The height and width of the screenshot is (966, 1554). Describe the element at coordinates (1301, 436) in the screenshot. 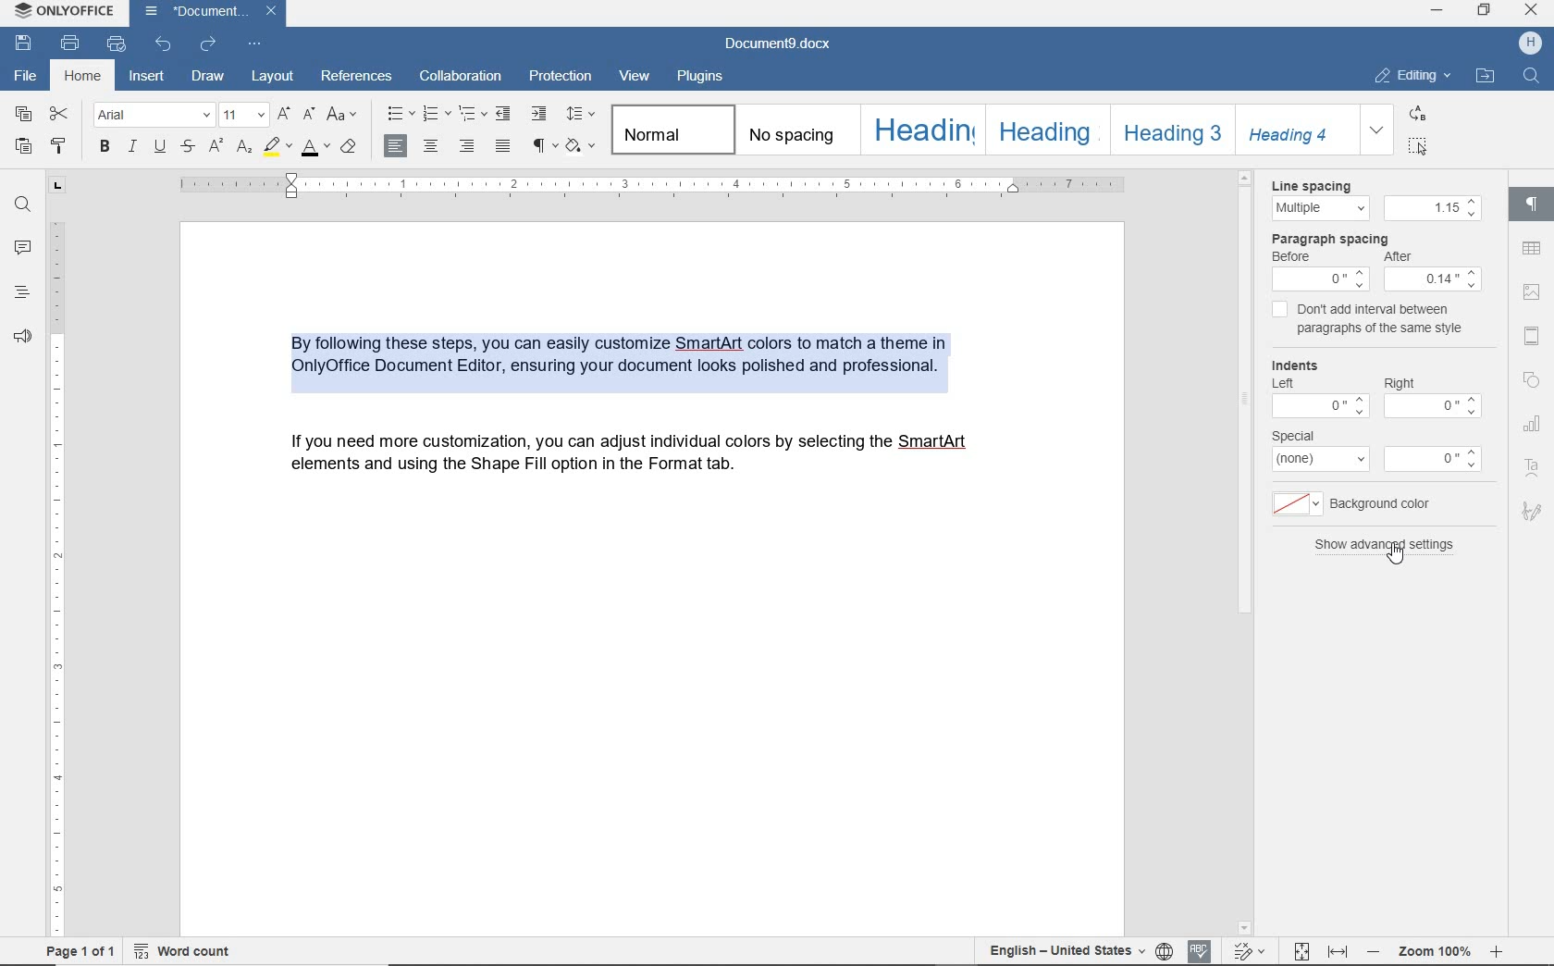

I see `special` at that location.